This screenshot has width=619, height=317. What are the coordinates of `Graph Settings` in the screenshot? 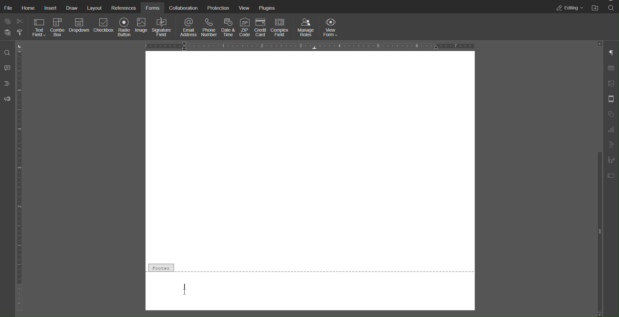 It's located at (611, 129).